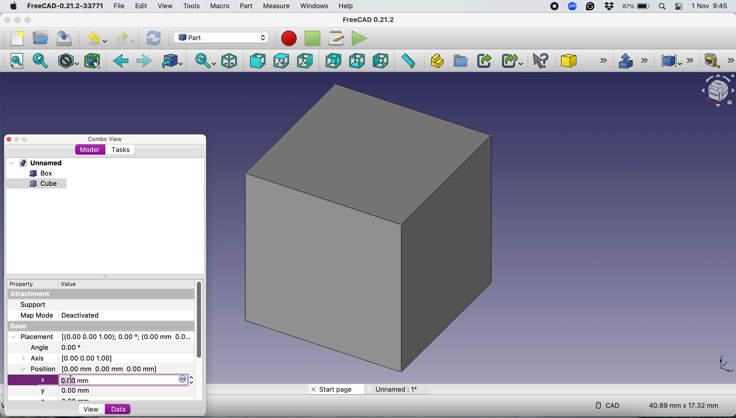  What do you see at coordinates (633, 60) in the screenshot?
I see `Extrude` at bounding box center [633, 60].